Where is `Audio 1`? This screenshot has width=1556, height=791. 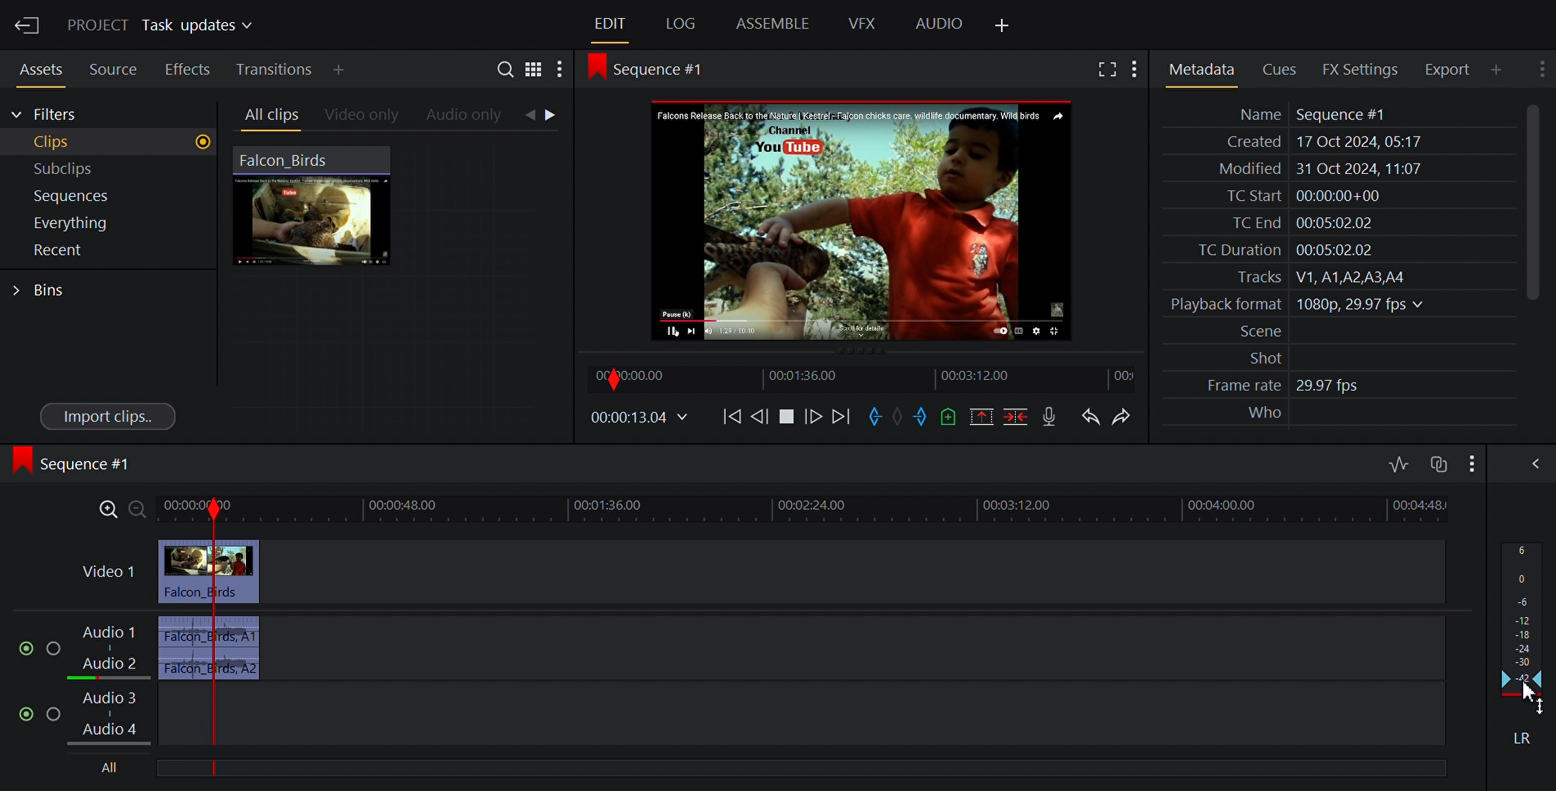 Audio 1 is located at coordinates (113, 634).